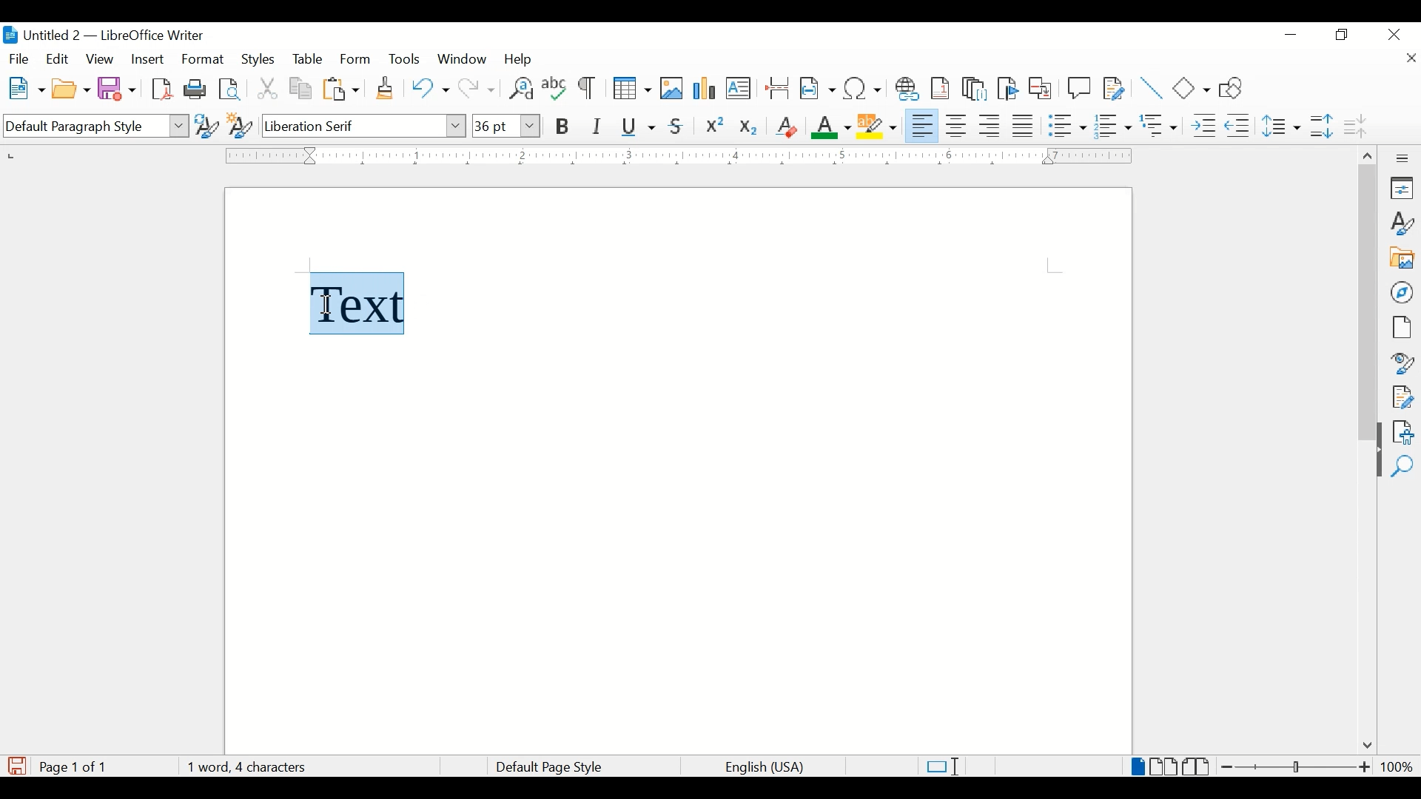 This screenshot has width=1421, height=799. What do you see at coordinates (94, 127) in the screenshot?
I see `default paragraph style` at bounding box center [94, 127].